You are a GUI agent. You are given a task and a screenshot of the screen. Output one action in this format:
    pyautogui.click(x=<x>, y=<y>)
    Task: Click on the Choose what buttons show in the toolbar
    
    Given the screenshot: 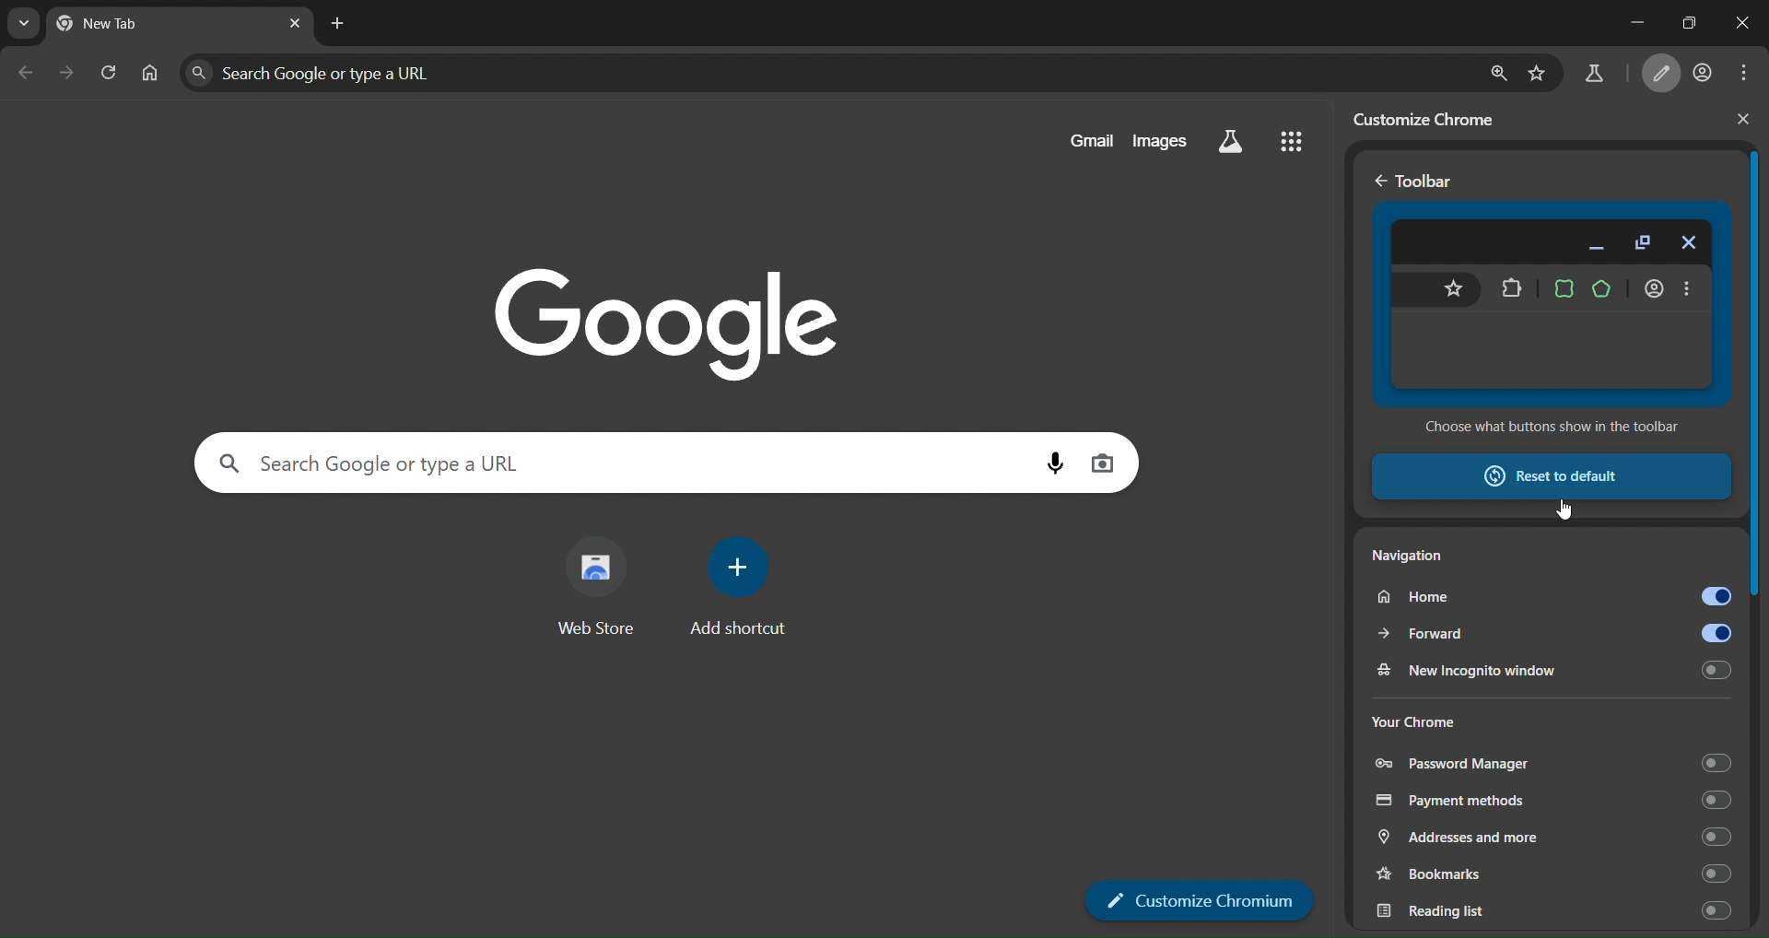 What is the action you would take?
    pyautogui.click(x=1553, y=426)
    